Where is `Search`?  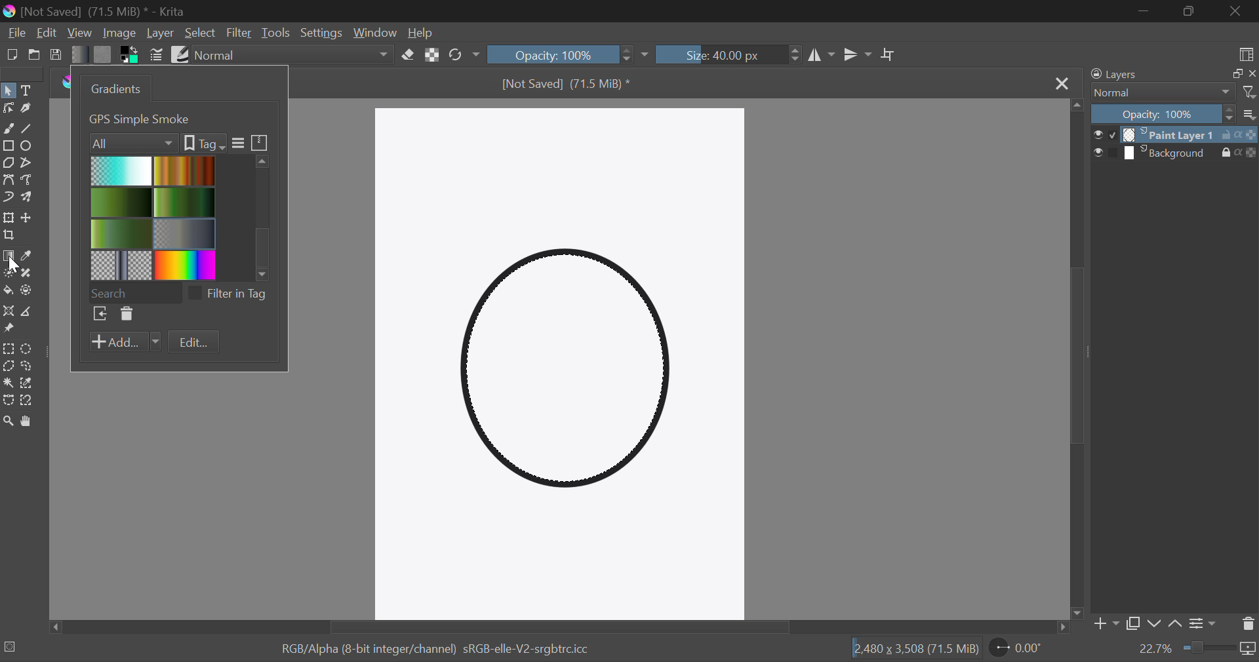
Search is located at coordinates (134, 293).